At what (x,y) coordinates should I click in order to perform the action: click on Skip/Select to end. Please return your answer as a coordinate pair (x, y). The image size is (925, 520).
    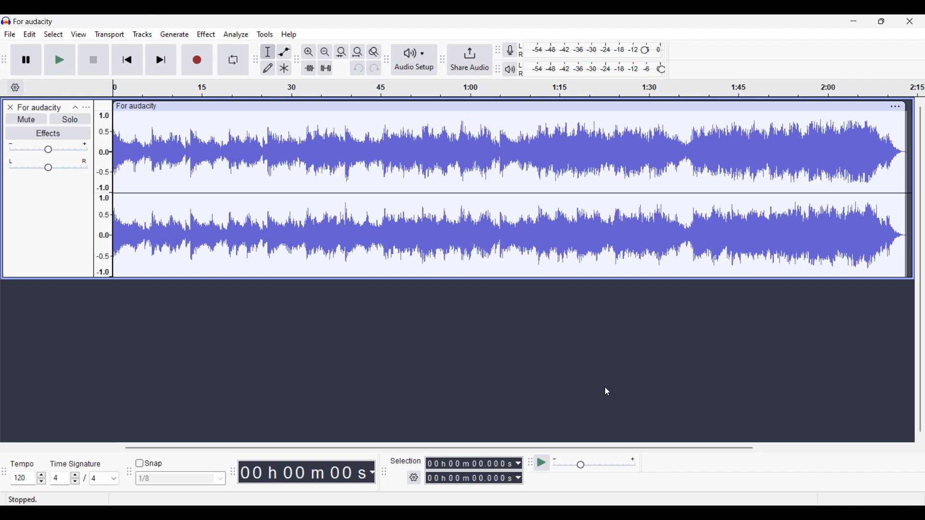
    Looking at the image, I should click on (161, 60).